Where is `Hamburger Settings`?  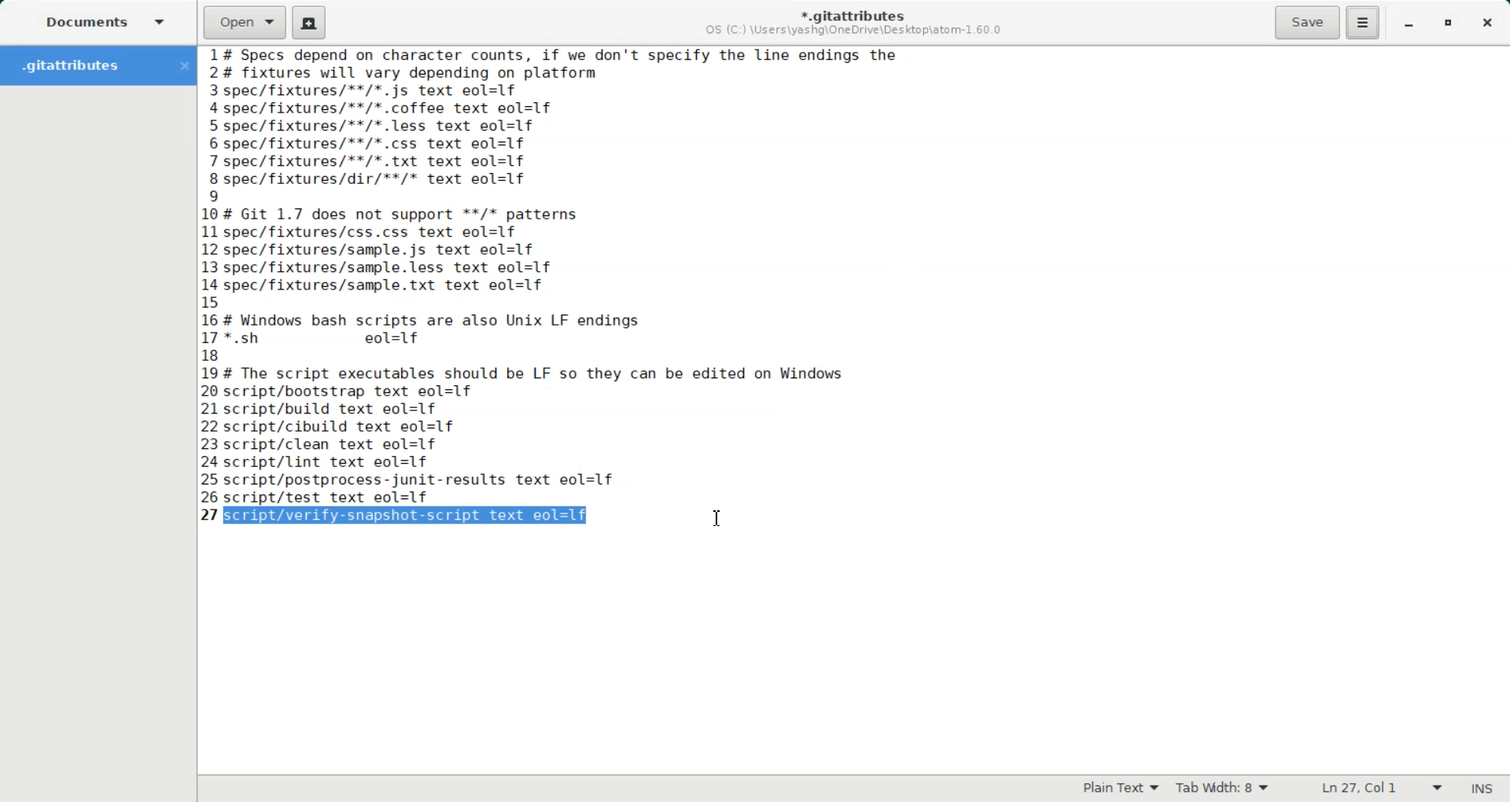 Hamburger Settings is located at coordinates (1363, 22).